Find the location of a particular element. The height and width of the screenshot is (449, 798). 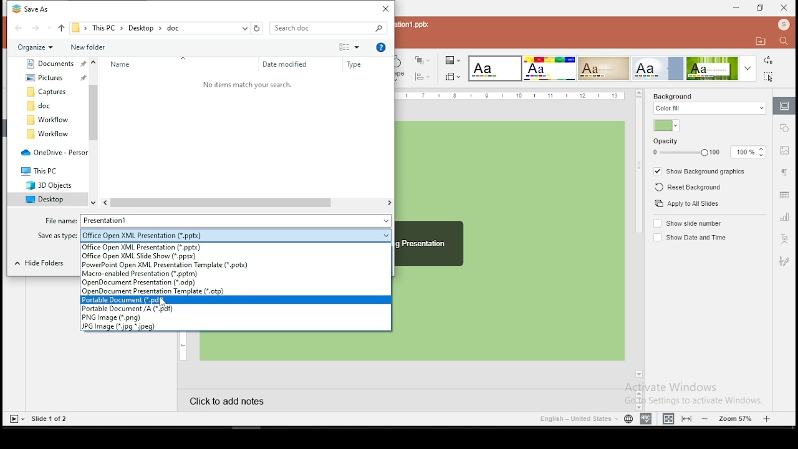

open document presentation is located at coordinates (234, 283).